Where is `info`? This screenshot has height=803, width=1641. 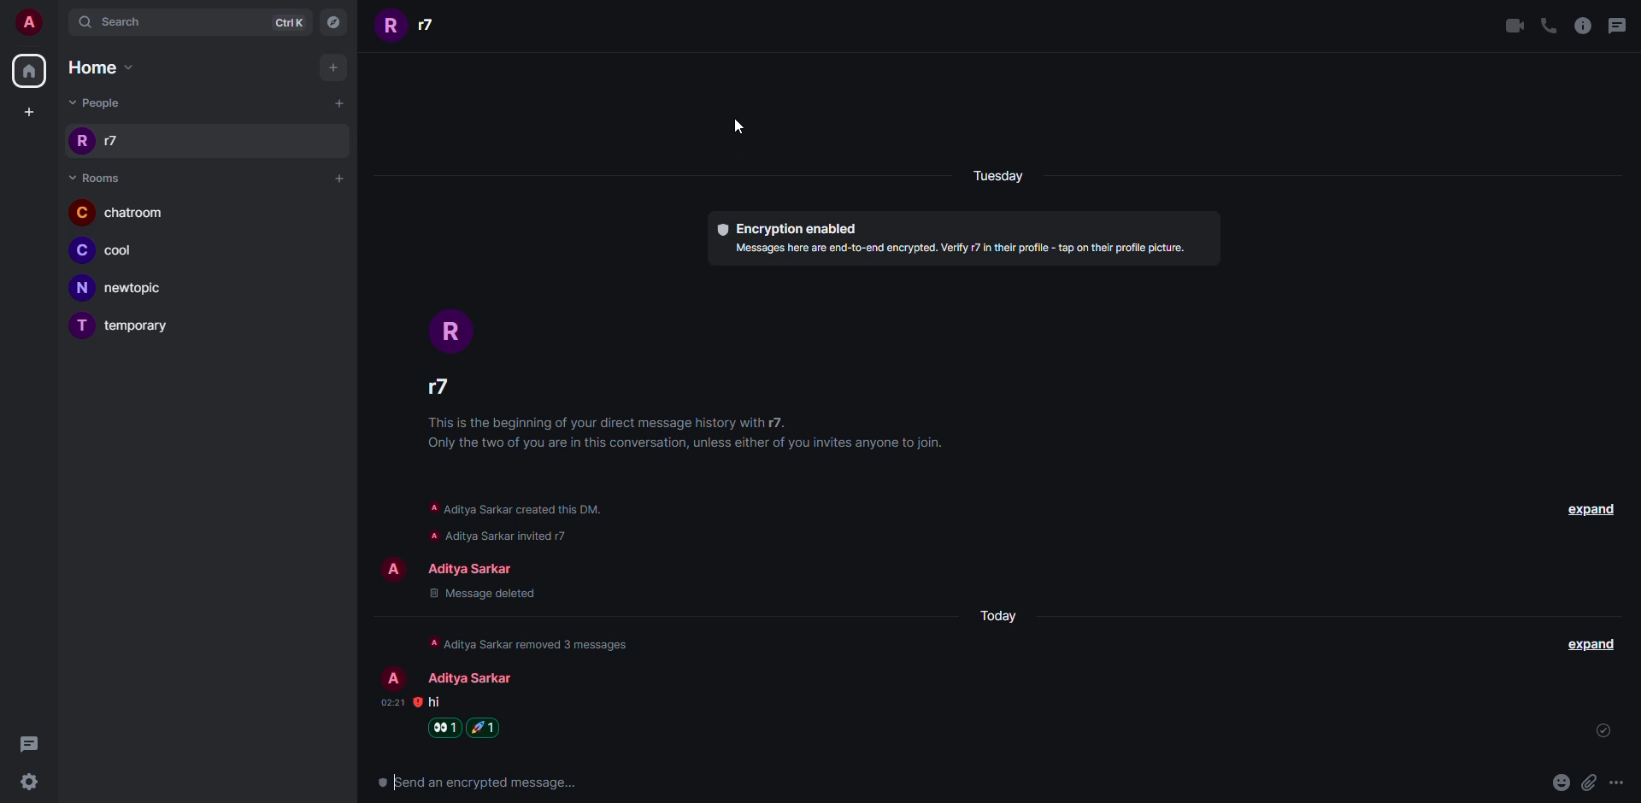 info is located at coordinates (959, 253).